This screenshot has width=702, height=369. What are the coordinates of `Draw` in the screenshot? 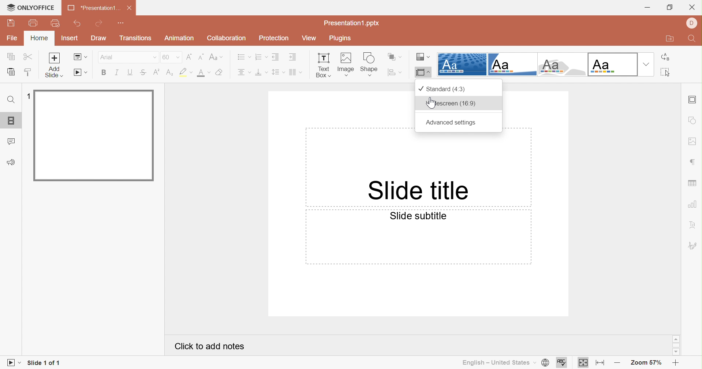 It's located at (99, 38).